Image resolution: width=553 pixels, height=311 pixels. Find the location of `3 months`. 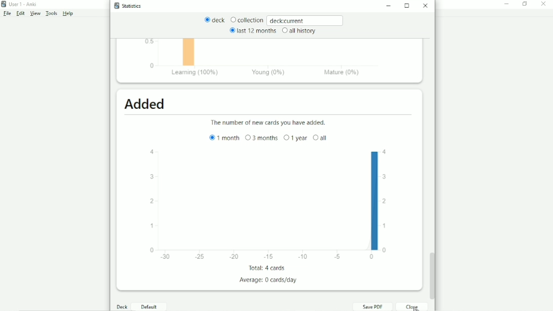

3 months is located at coordinates (261, 138).